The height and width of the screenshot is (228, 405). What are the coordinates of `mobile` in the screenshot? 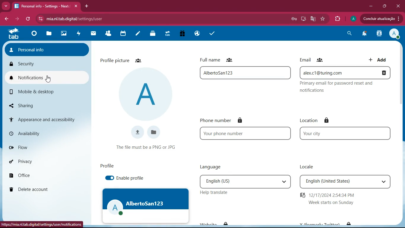 It's located at (38, 91).